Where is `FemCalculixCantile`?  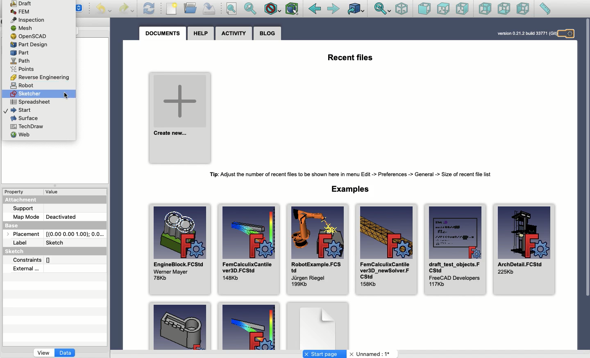
FemCalculixCantile is located at coordinates (249, 250).